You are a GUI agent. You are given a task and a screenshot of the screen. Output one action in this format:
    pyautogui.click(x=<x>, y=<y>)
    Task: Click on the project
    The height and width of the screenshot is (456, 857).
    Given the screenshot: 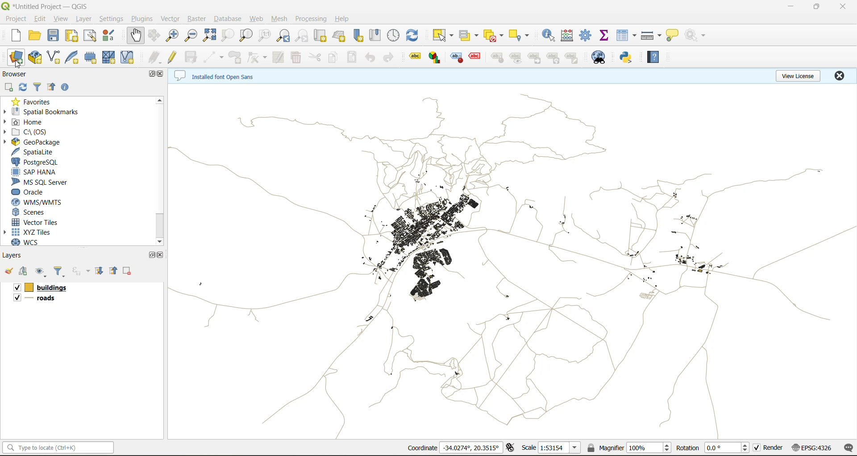 What is the action you would take?
    pyautogui.click(x=16, y=19)
    